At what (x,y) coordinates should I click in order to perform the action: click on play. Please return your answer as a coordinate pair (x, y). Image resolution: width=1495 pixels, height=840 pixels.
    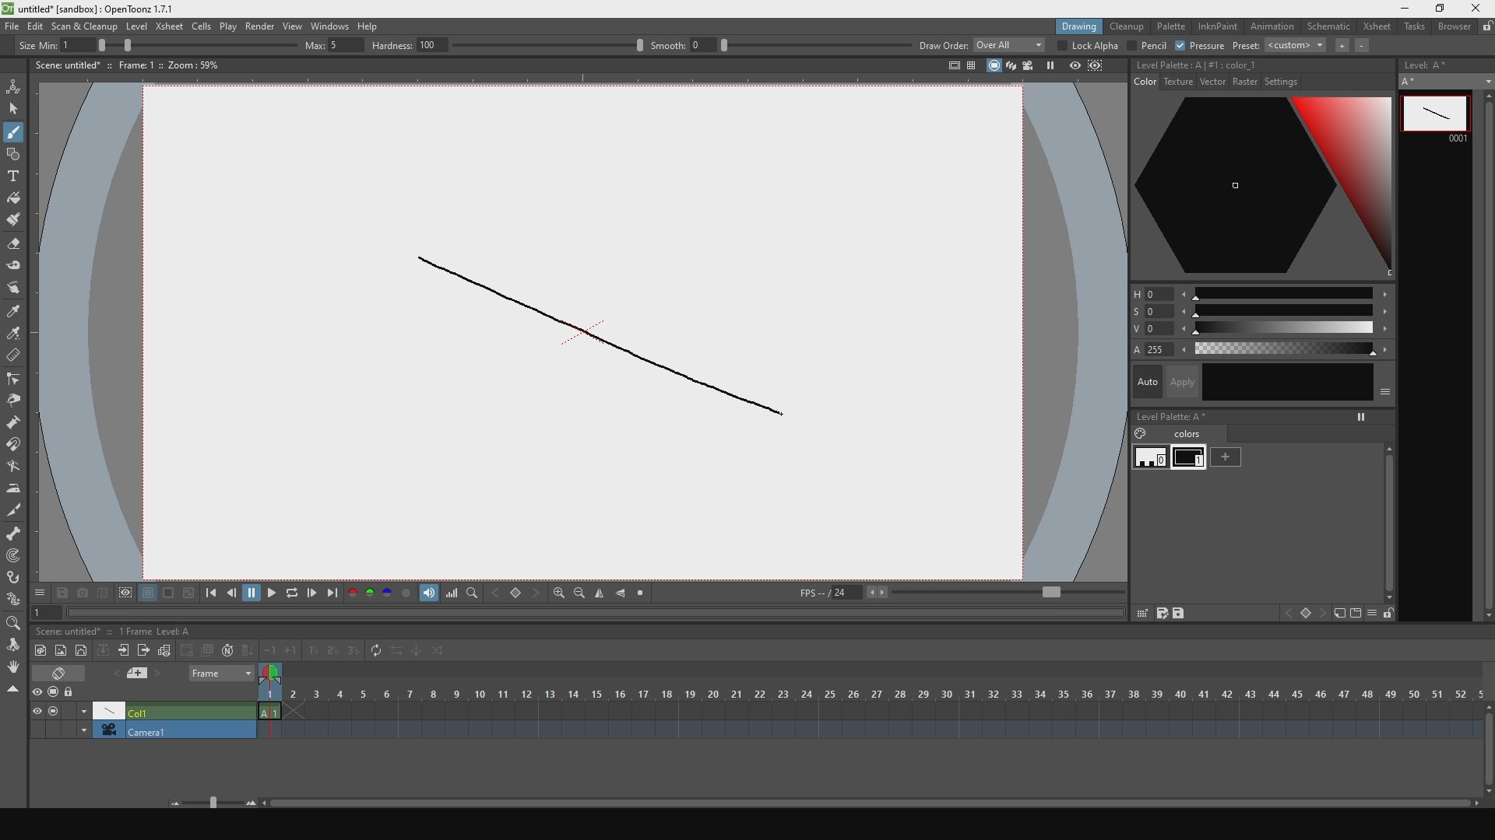
    Looking at the image, I should click on (275, 594).